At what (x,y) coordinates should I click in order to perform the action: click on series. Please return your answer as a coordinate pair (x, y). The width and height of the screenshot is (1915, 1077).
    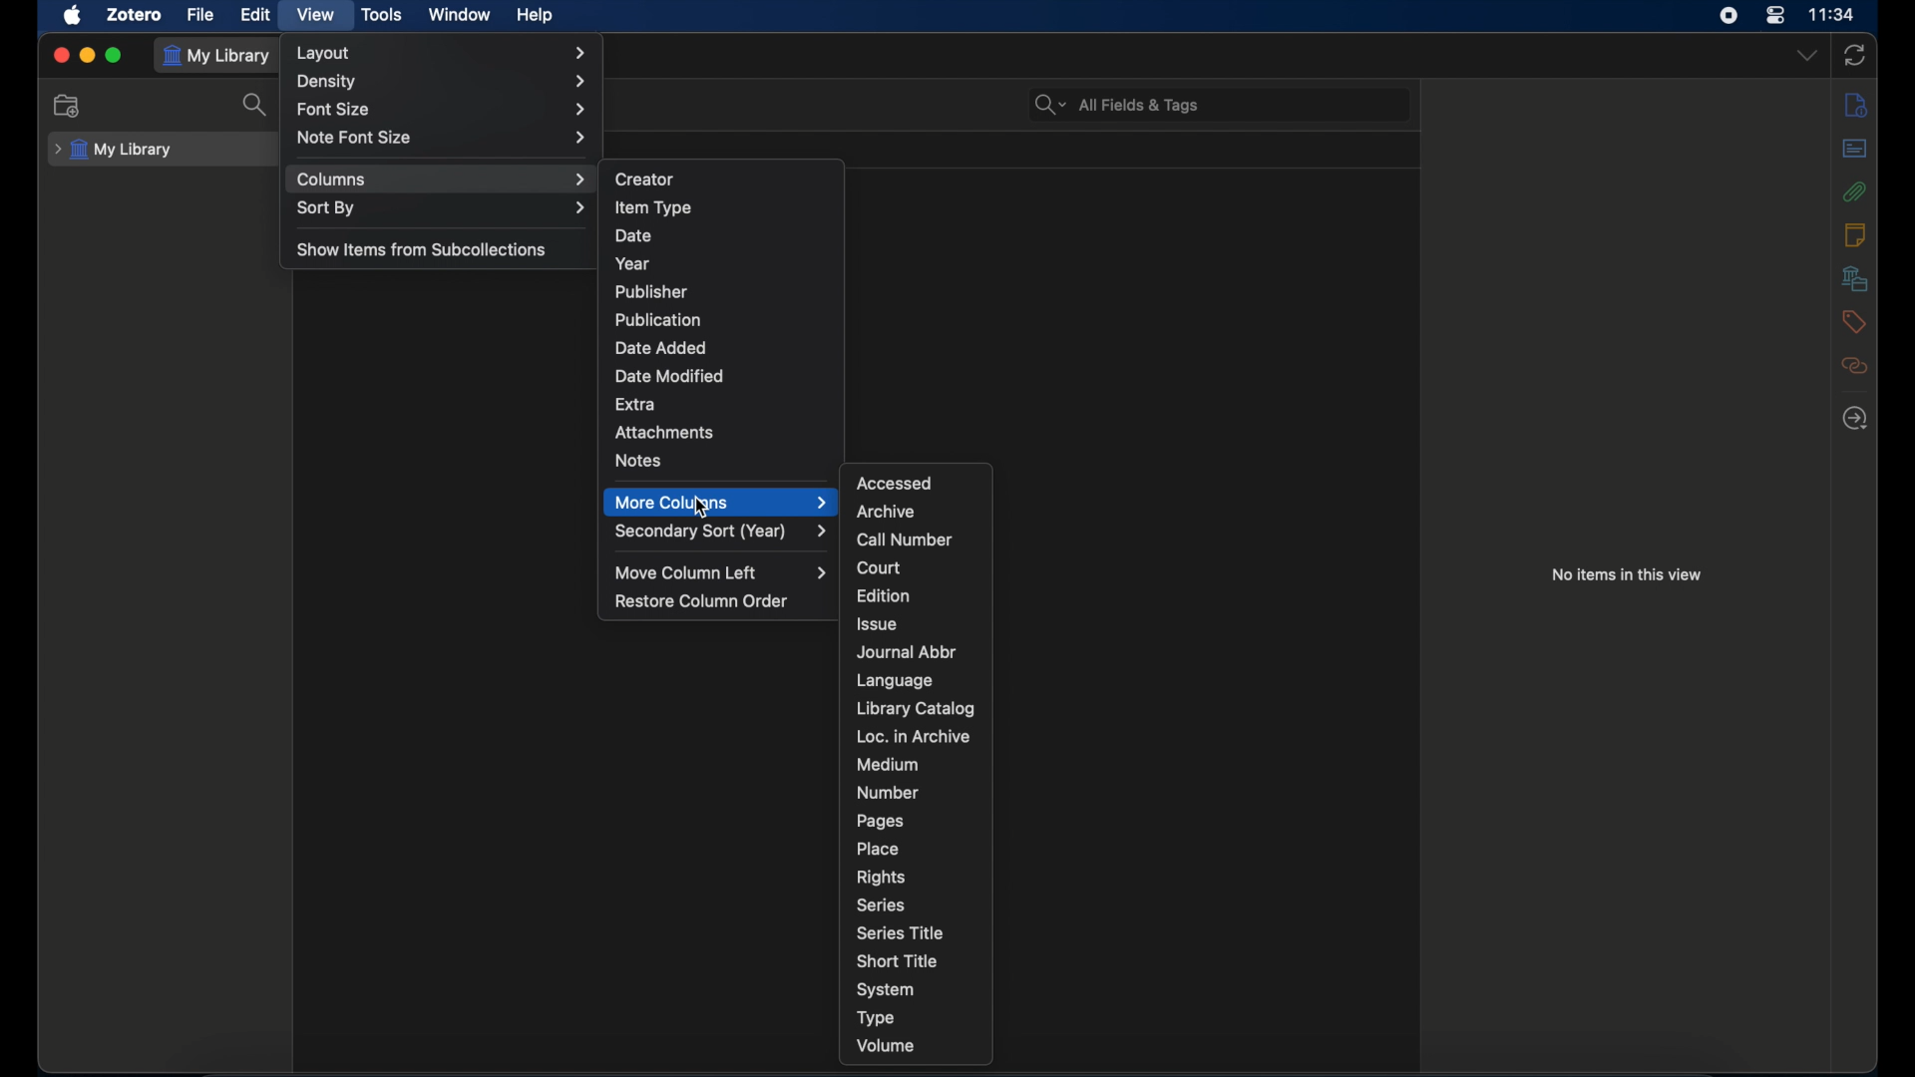
    Looking at the image, I should click on (881, 904).